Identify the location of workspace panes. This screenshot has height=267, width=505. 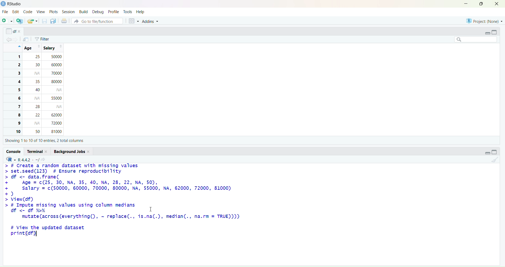
(134, 22).